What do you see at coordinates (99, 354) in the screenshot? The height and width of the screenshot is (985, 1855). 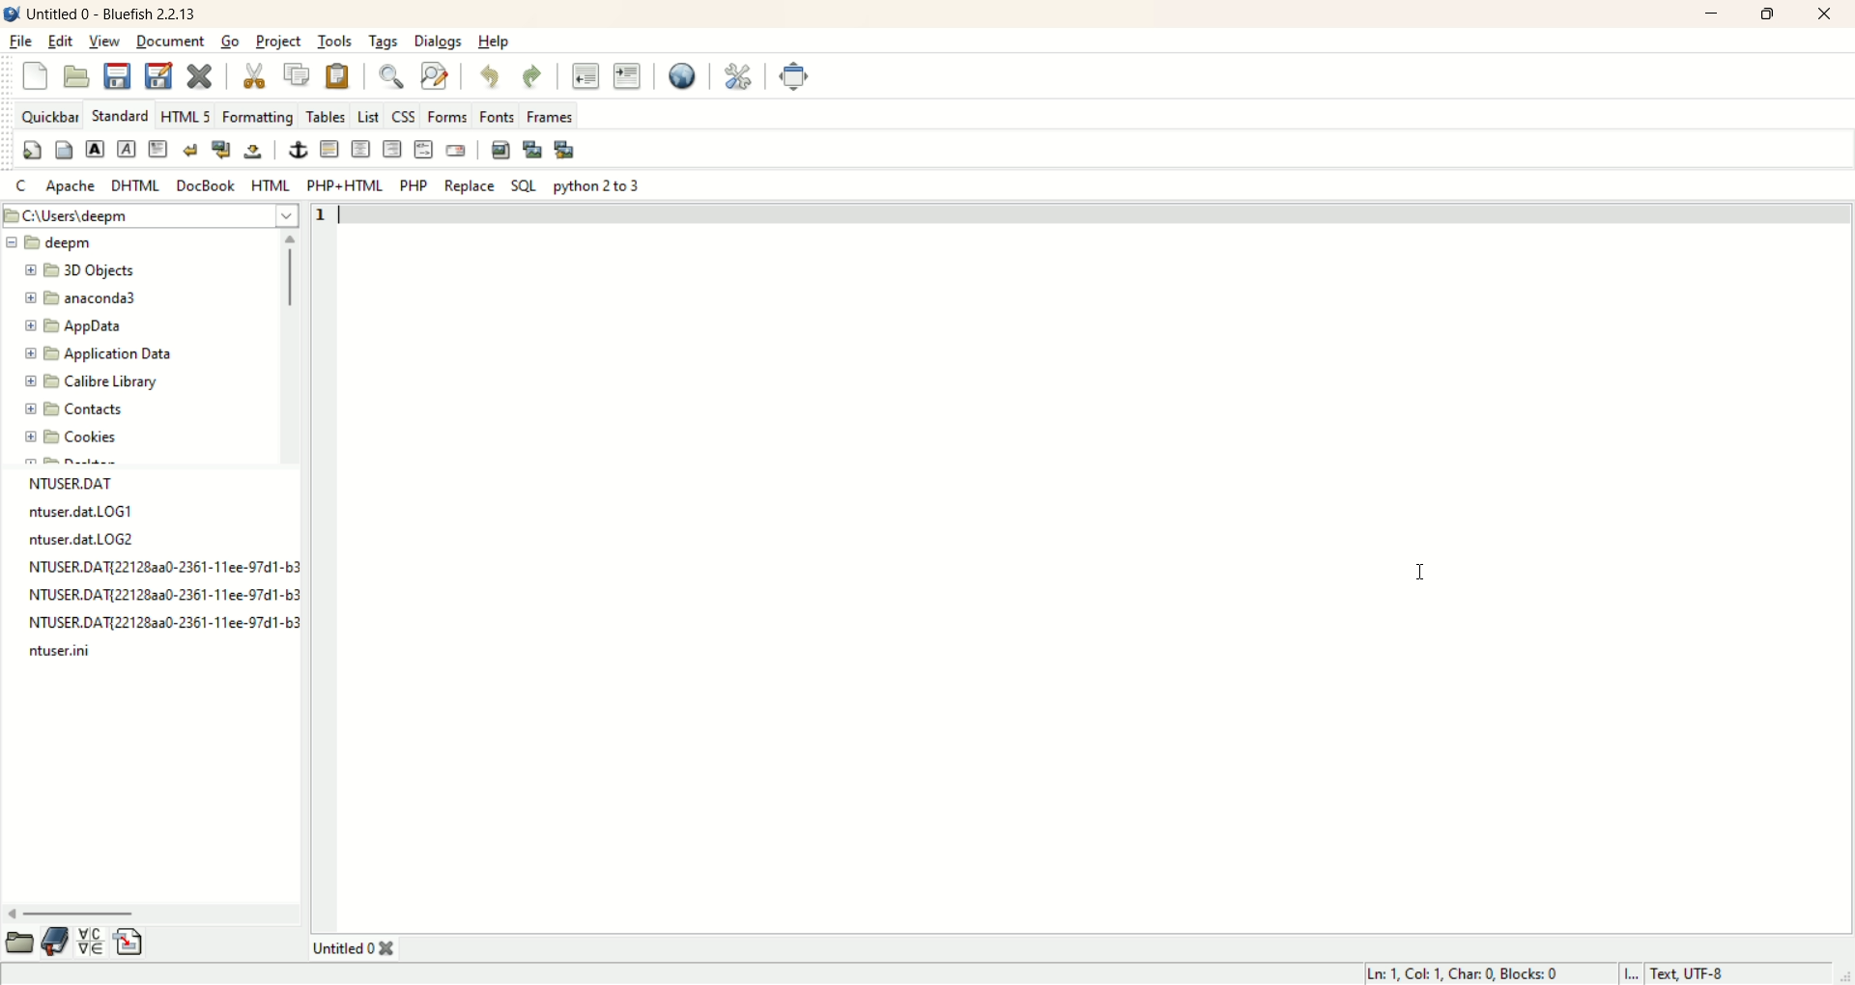 I see `application data` at bounding box center [99, 354].